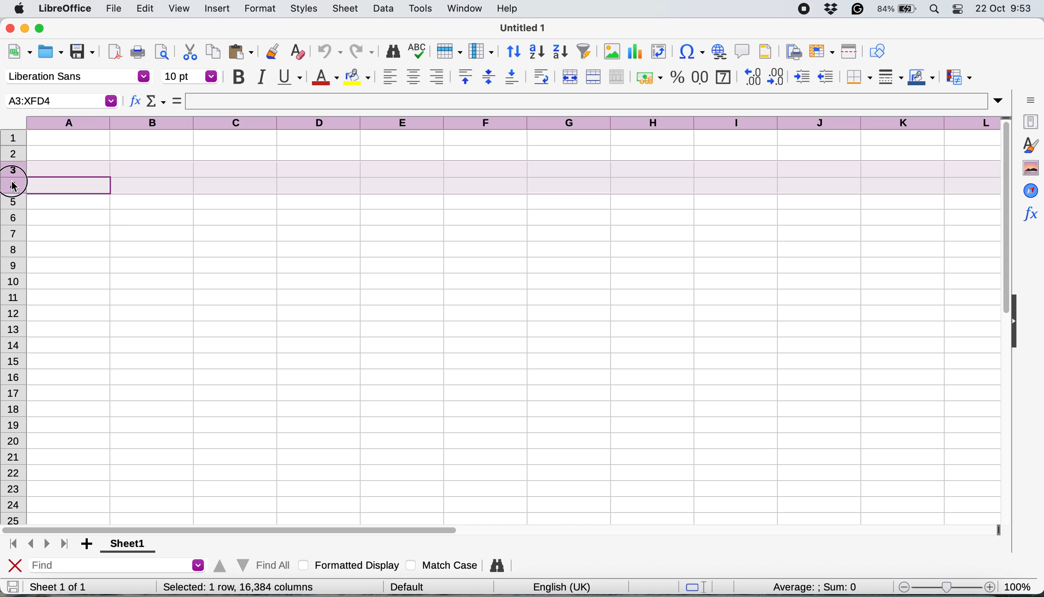 The image size is (1044, 597). Describe the element at coordinates (958, 78) in the screenshot. I see `conditional` at that location.